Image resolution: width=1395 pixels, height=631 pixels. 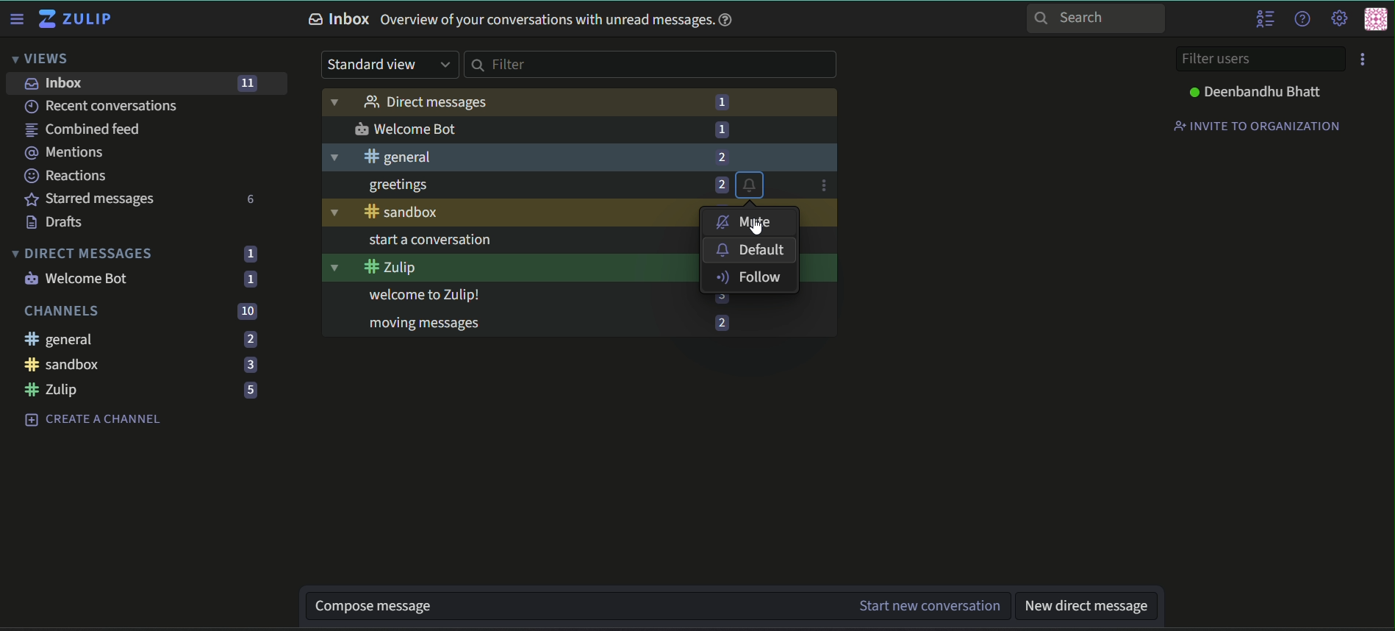 I want to click on Filter users, so click(x=1260, y=59).